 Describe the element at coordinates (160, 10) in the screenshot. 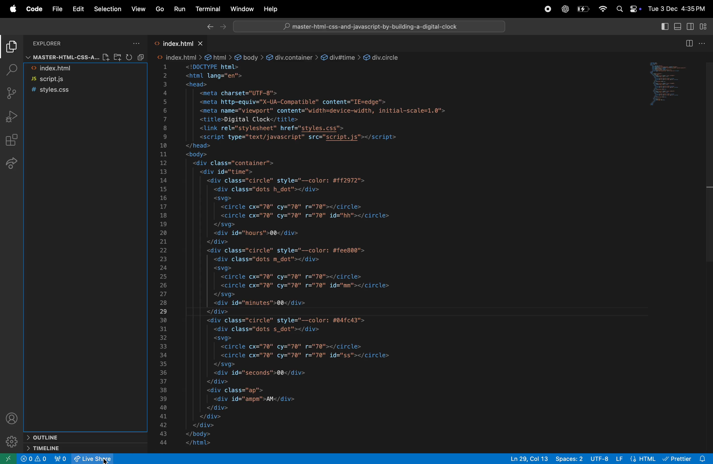

I see `go` at that location.